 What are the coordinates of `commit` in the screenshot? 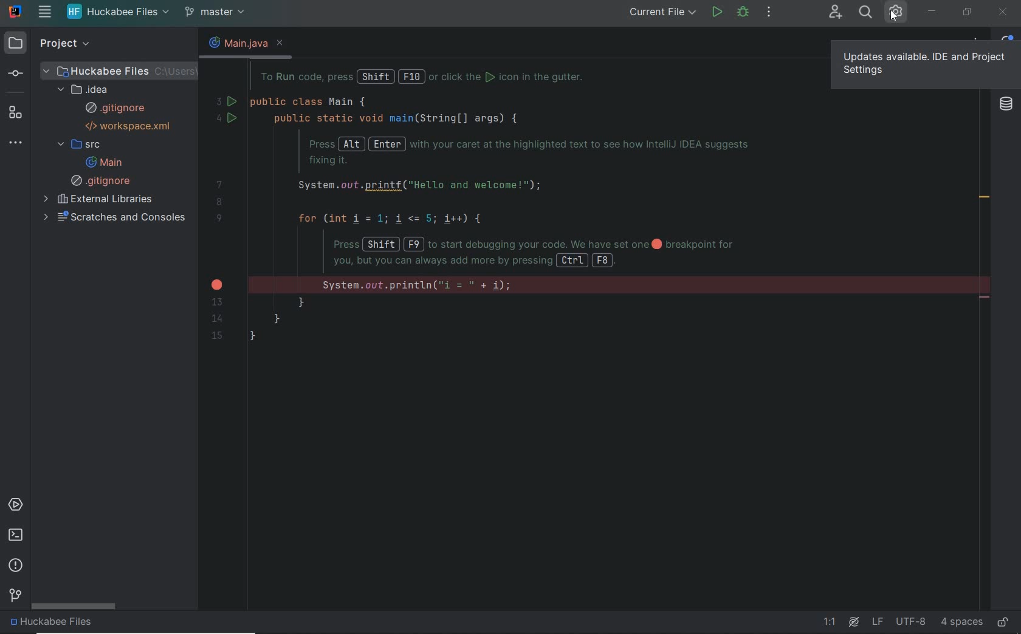 It's located at (22, 73).